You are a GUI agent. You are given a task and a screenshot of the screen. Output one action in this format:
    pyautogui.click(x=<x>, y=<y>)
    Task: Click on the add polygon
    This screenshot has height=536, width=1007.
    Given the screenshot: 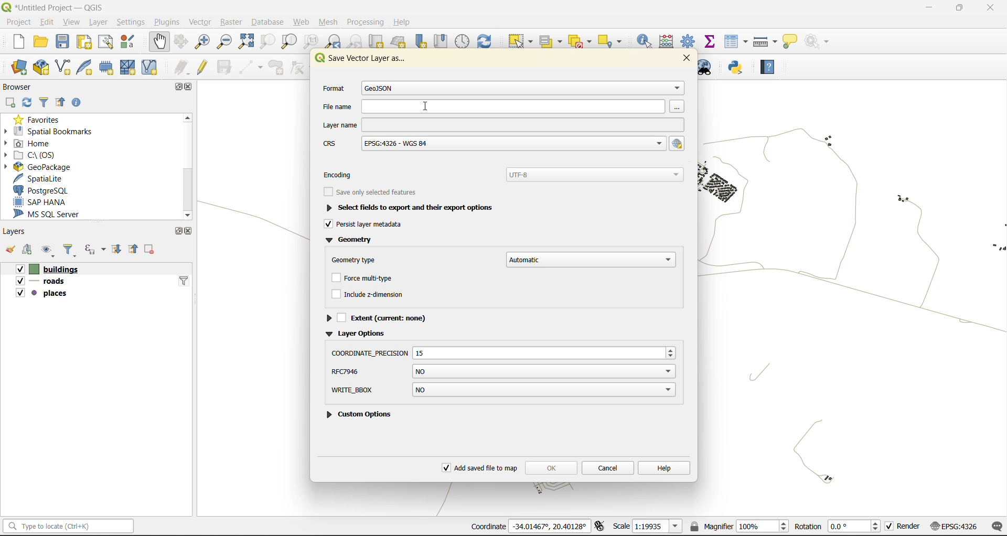 What is the action you would take?
    pyautogui.click(x=278, y=68)
    